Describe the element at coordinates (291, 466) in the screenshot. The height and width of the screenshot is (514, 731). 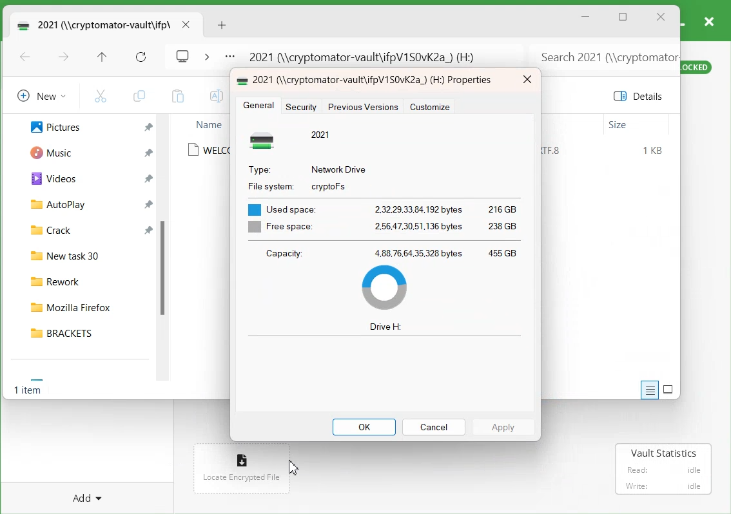
I see `cursor` at that location.